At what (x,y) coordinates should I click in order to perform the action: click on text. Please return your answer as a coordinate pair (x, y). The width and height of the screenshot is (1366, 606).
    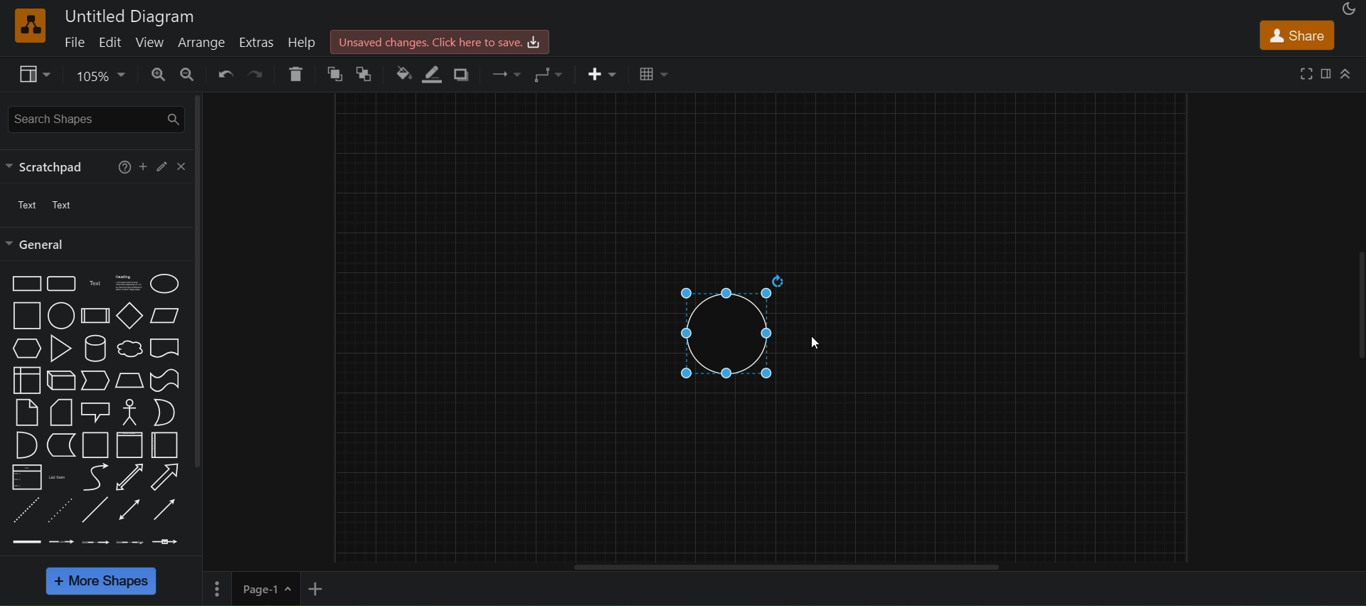
    Looking at the image, I should click on (92, 285).